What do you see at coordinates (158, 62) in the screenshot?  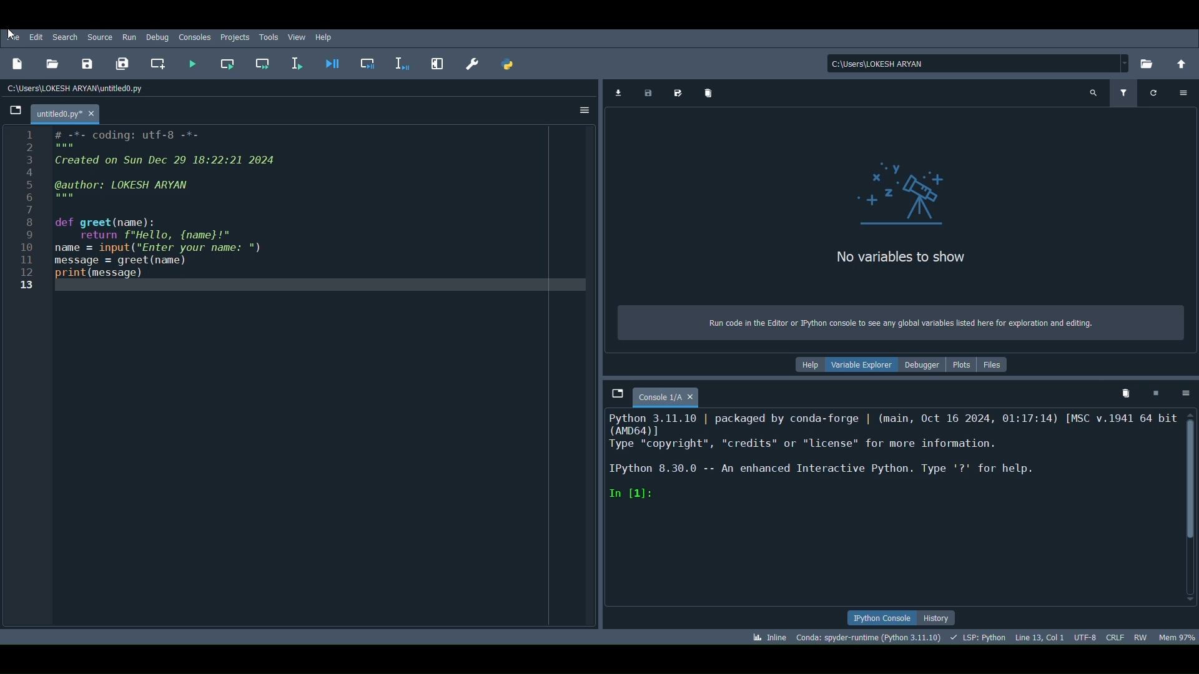 I see `Create new cell at the current line (Ctrl + 2)` at bounding box center [158, 62].